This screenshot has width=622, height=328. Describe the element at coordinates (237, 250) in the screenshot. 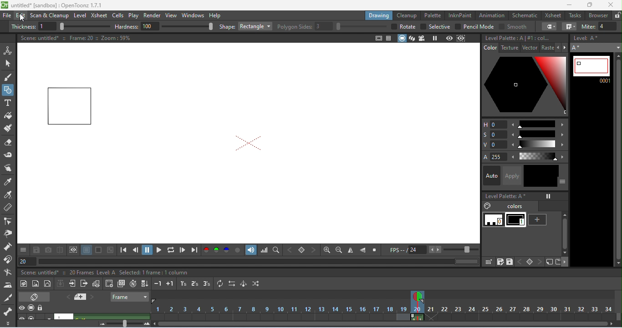

I see `alpha channel ` at that location.